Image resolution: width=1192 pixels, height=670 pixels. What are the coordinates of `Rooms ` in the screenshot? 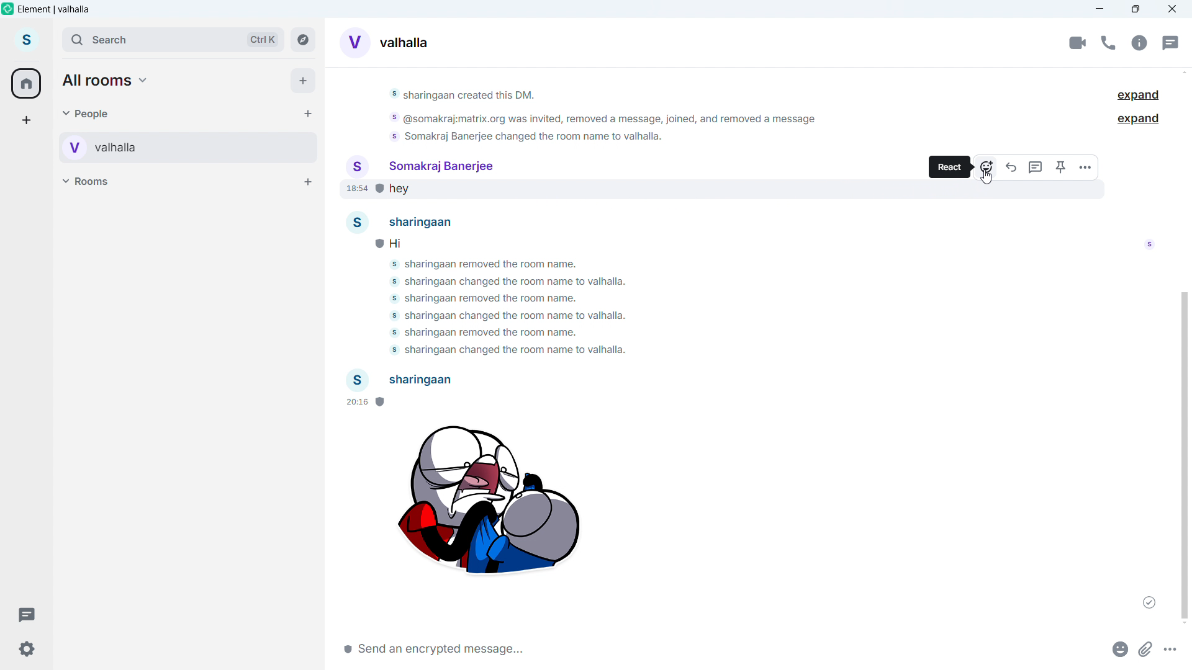 It's located at (88, 181).